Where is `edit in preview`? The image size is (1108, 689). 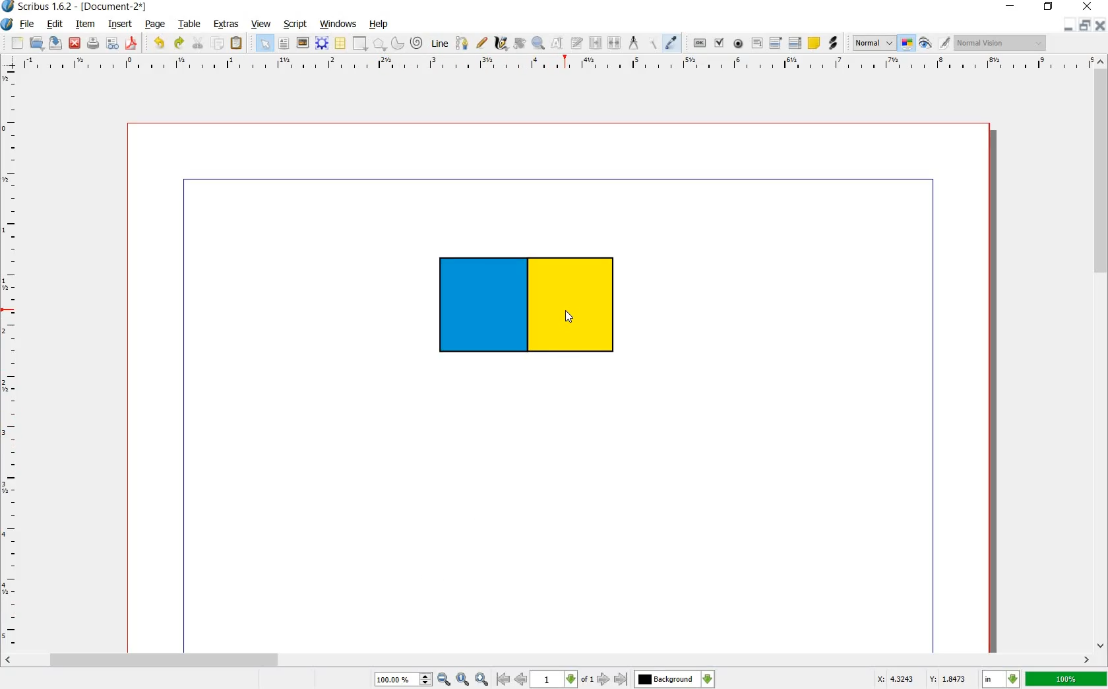
edit in preview is located at coordinates (944, 42).